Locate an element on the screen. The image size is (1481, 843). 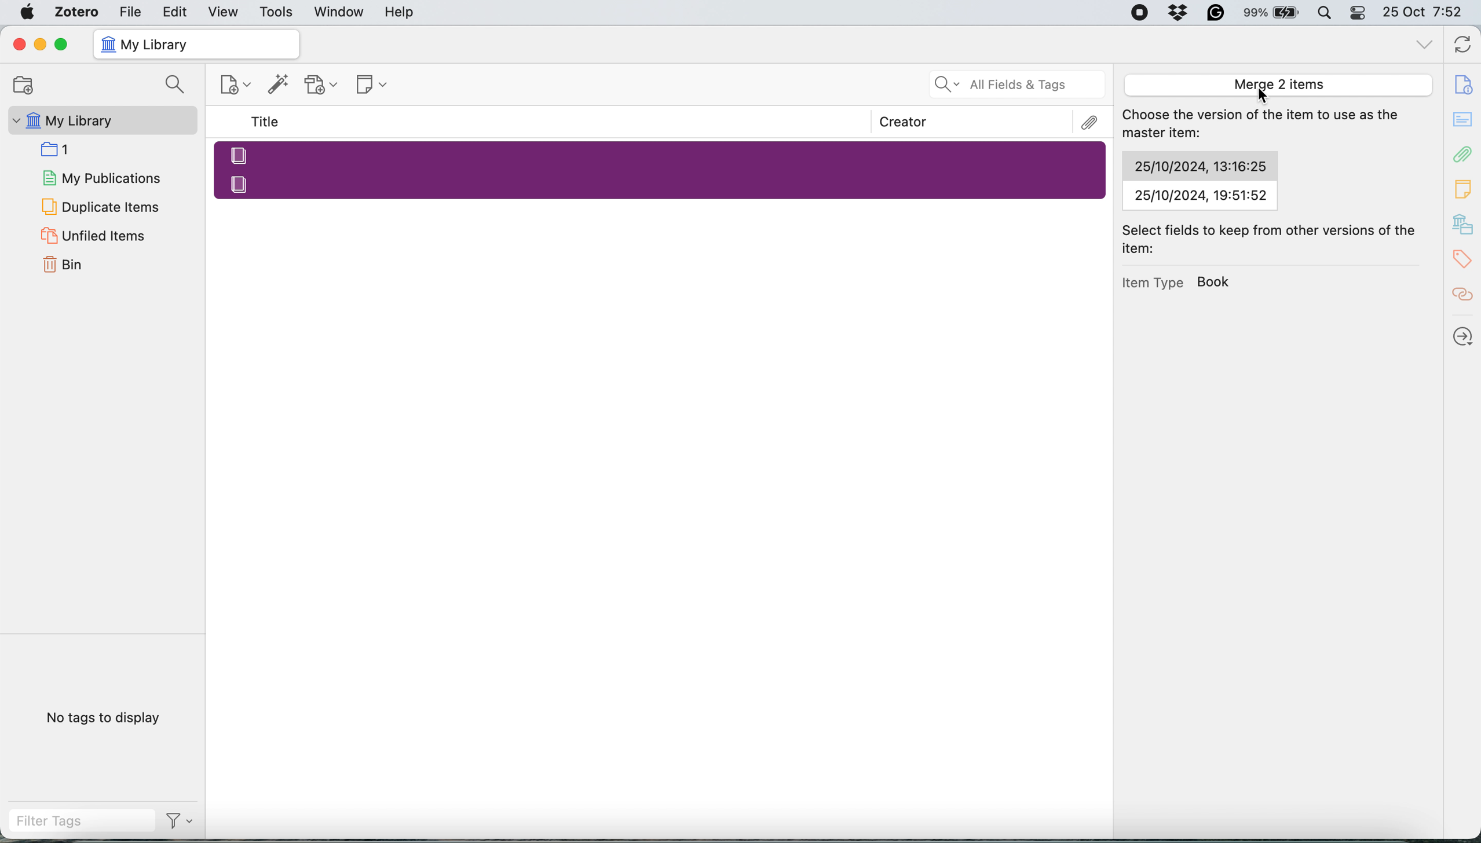
Citations is located at coordinates (1464, 295).